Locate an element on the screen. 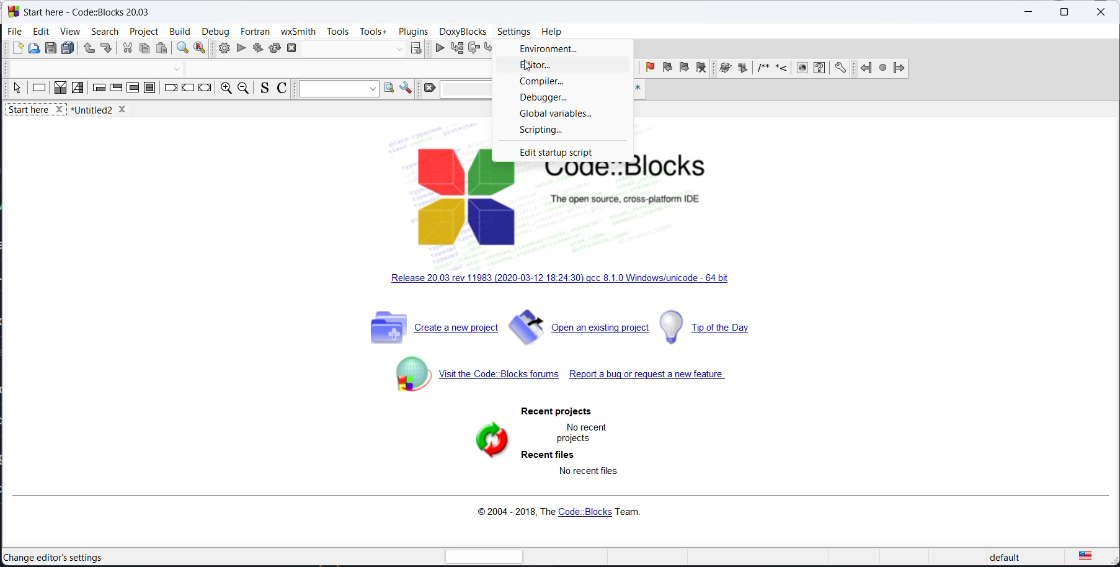  recent files is located at coordinates (546, 456).